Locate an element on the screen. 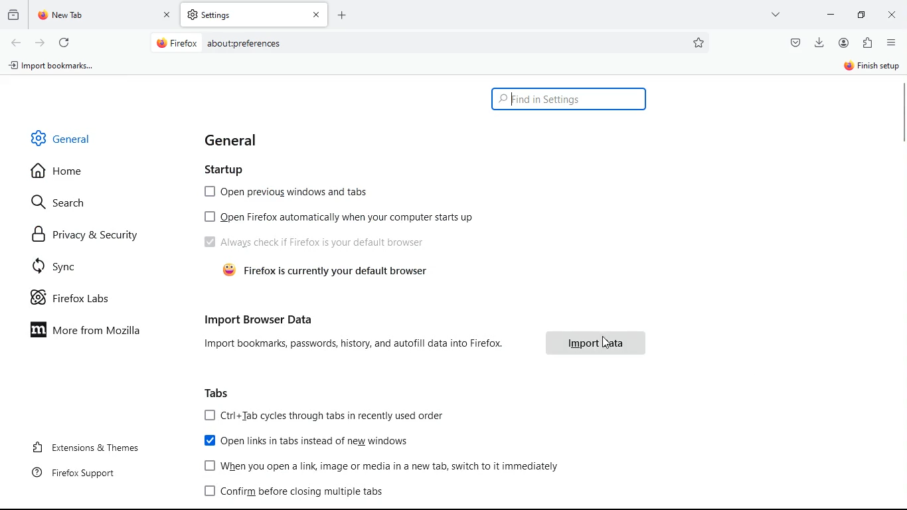  Import bookmarks, passwords, history, and autofill data into Firefox. is located at coordinates (355, 343).